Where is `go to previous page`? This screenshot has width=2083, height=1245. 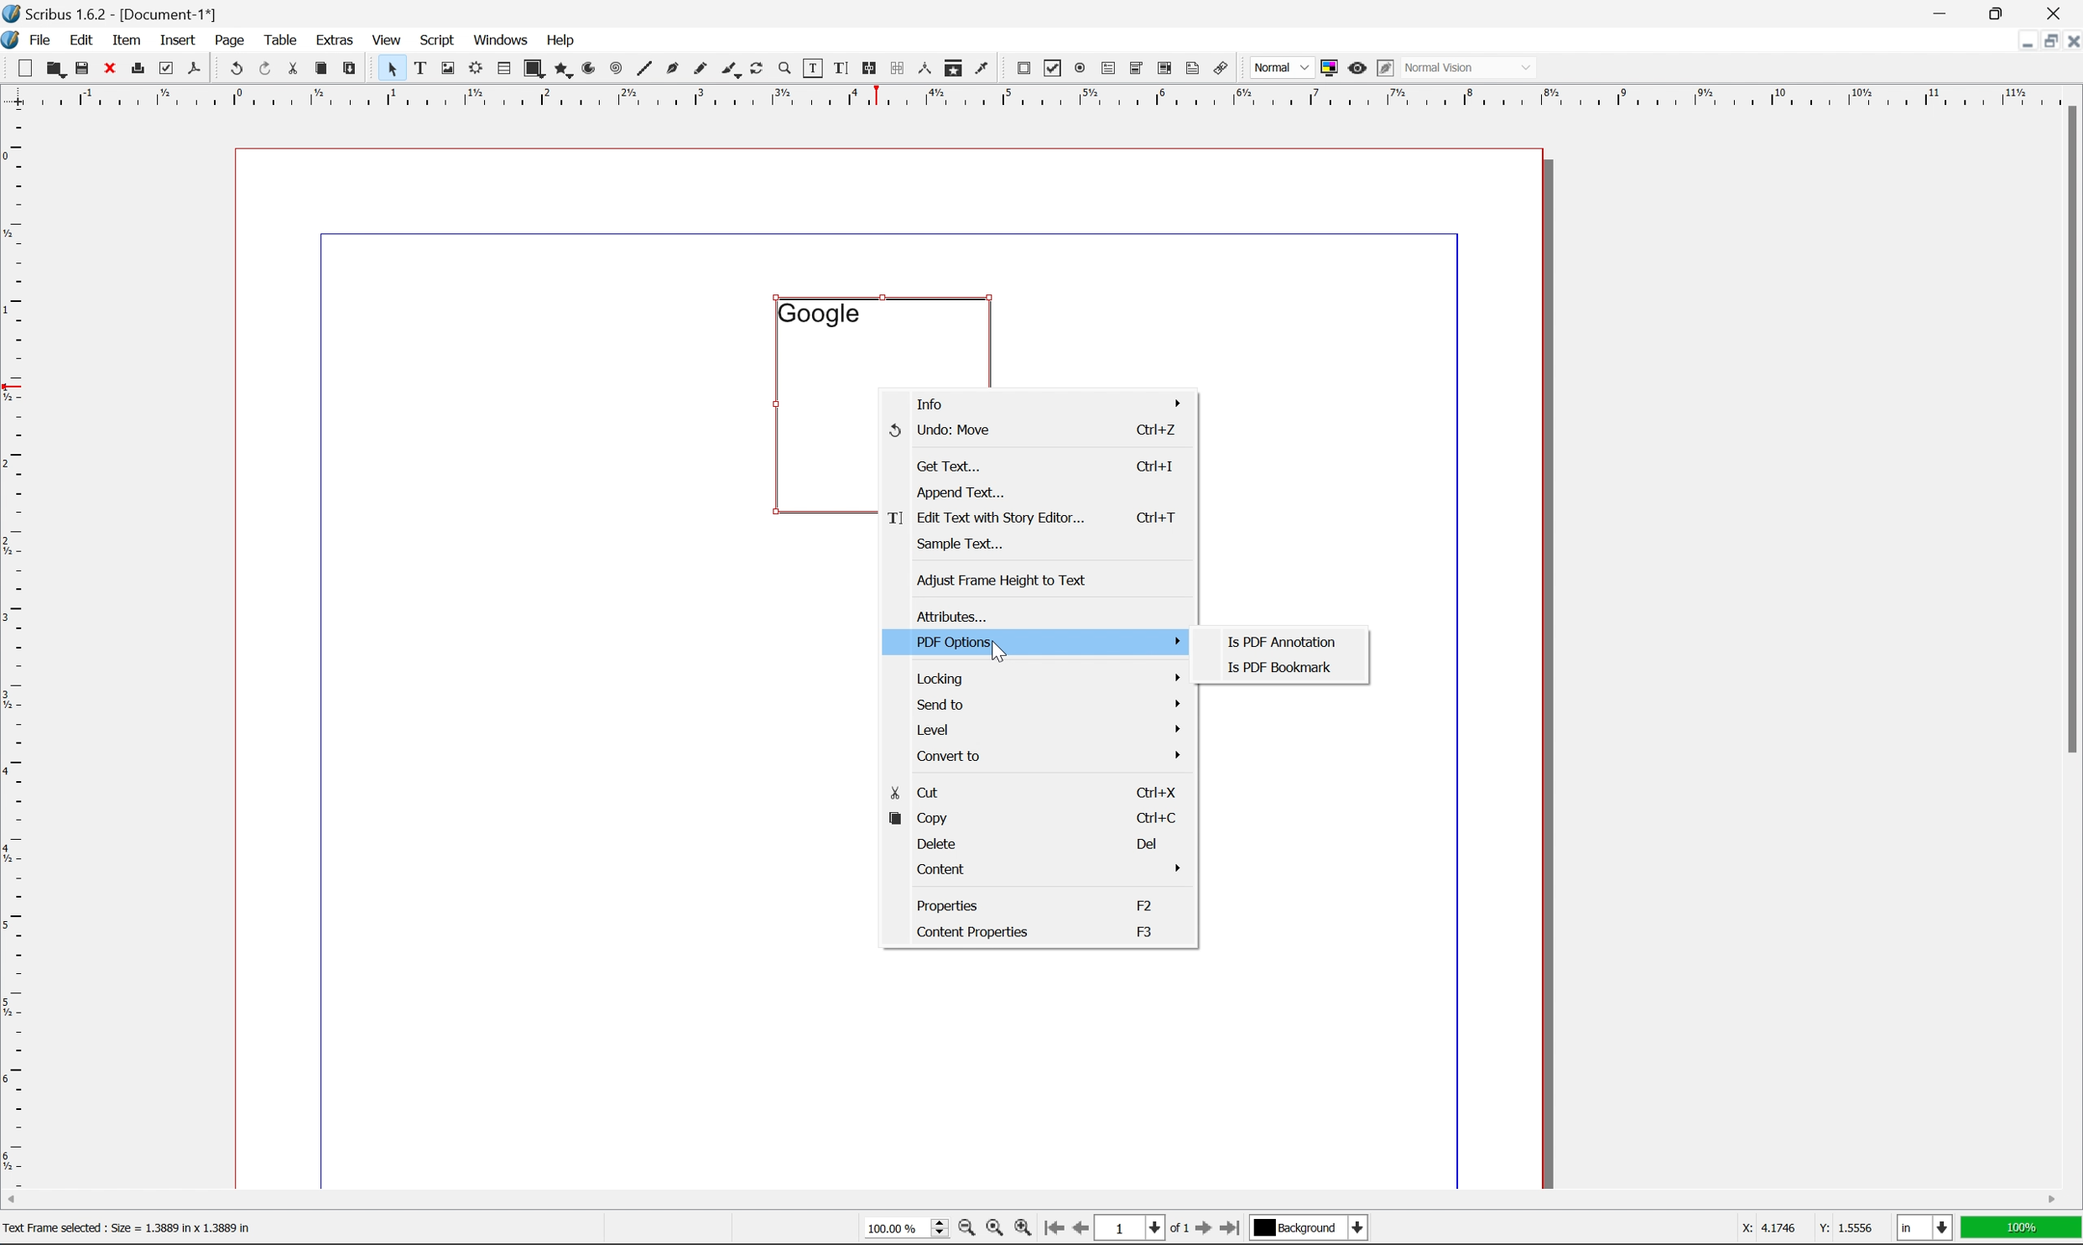 go to previous page is located at coordinates (1082, 1230).